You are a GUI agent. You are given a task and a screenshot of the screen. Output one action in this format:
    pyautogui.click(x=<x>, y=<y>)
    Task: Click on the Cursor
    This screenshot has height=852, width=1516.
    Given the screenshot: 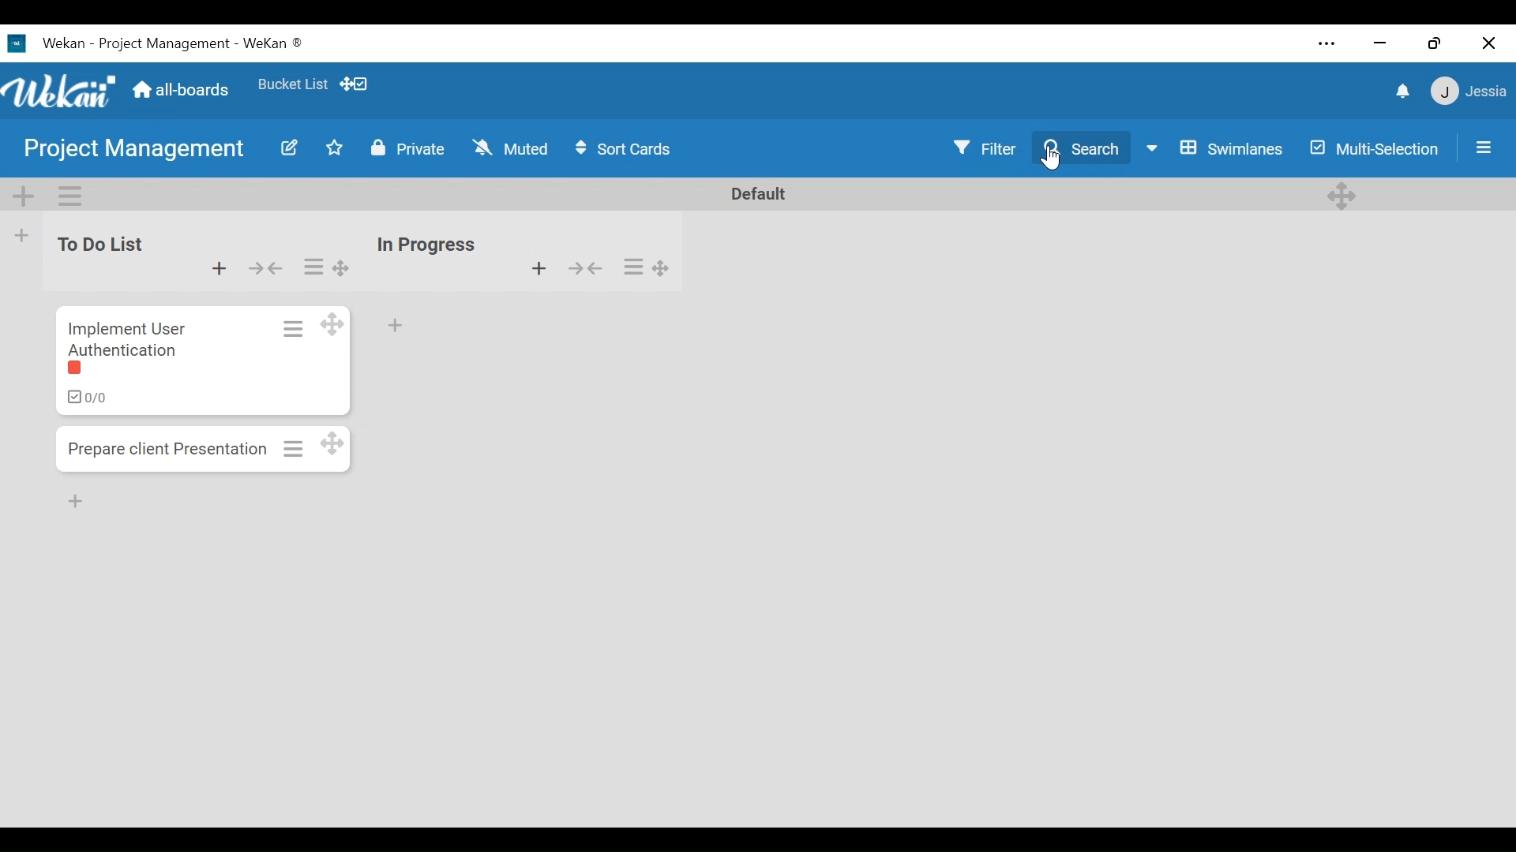 What is the action you would take?
    pyautogui.click(x=1050, y=159)
    